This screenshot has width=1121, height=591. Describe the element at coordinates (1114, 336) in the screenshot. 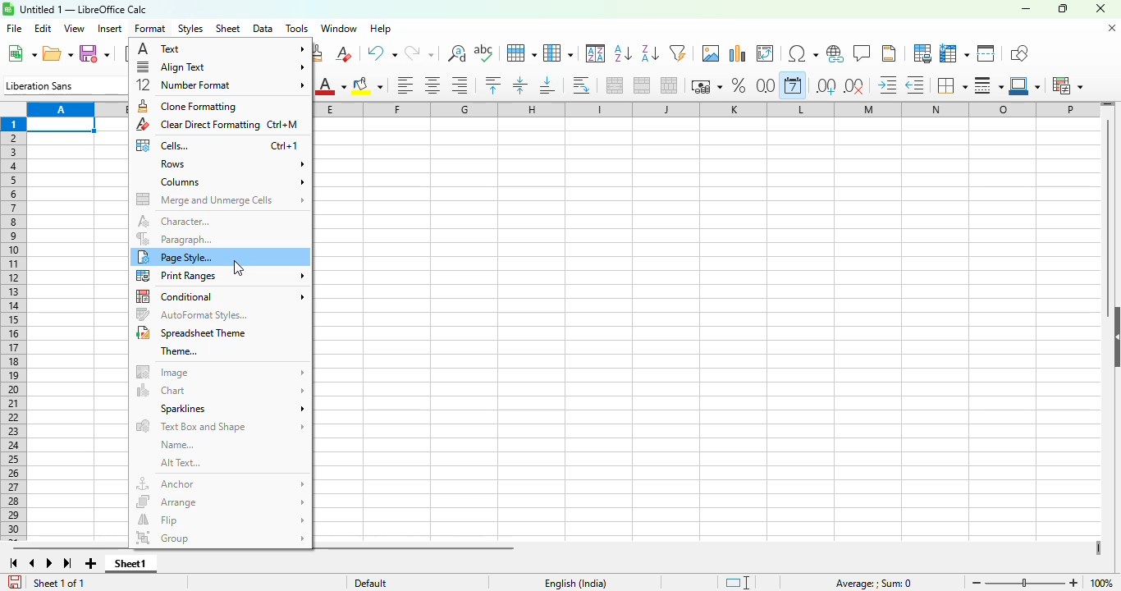

I see `show` at that location.